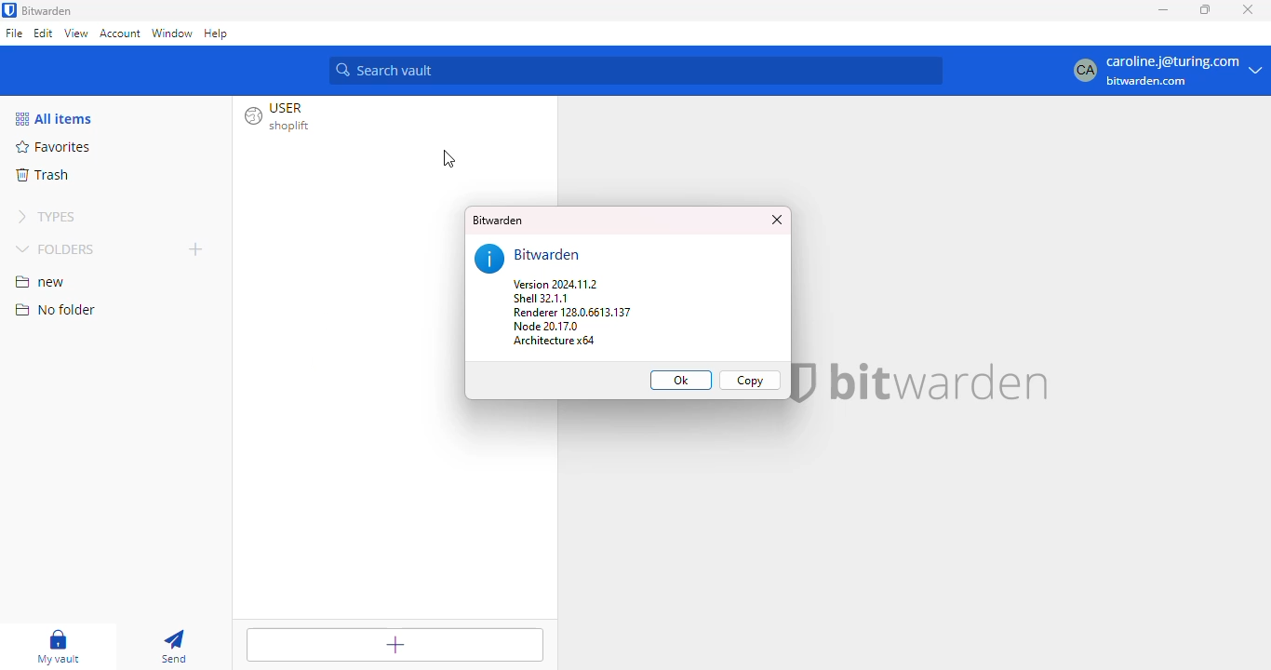 The image size is (1271, 670). I want to click on add item, so click(394, 645).